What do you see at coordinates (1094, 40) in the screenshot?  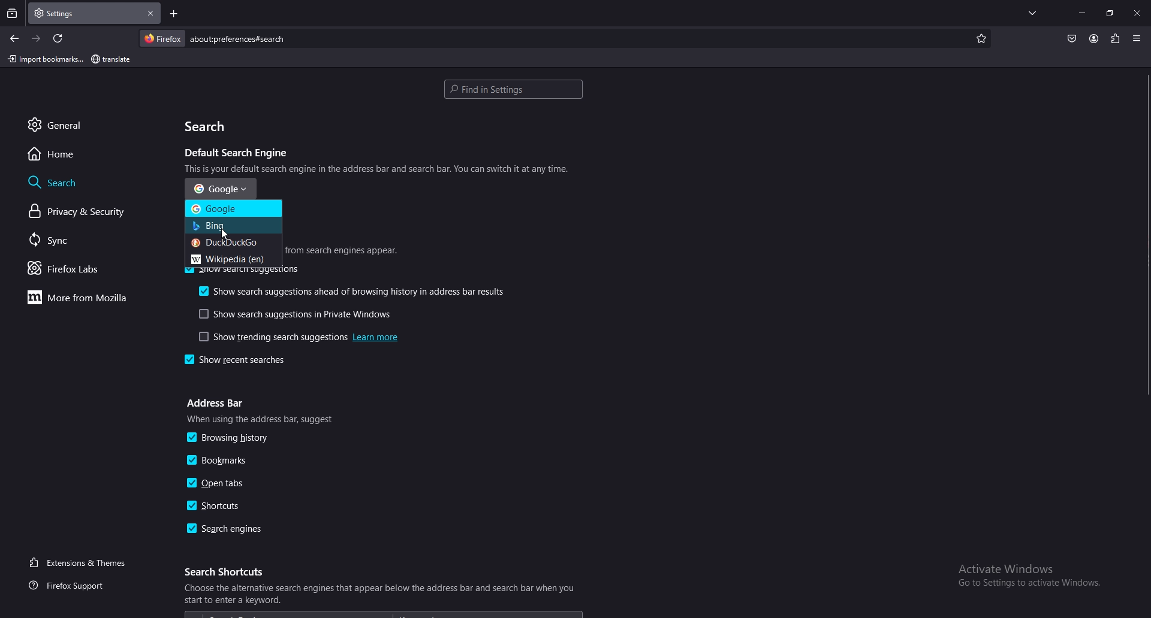 I see `profile` at bounding box center [1094, 40].